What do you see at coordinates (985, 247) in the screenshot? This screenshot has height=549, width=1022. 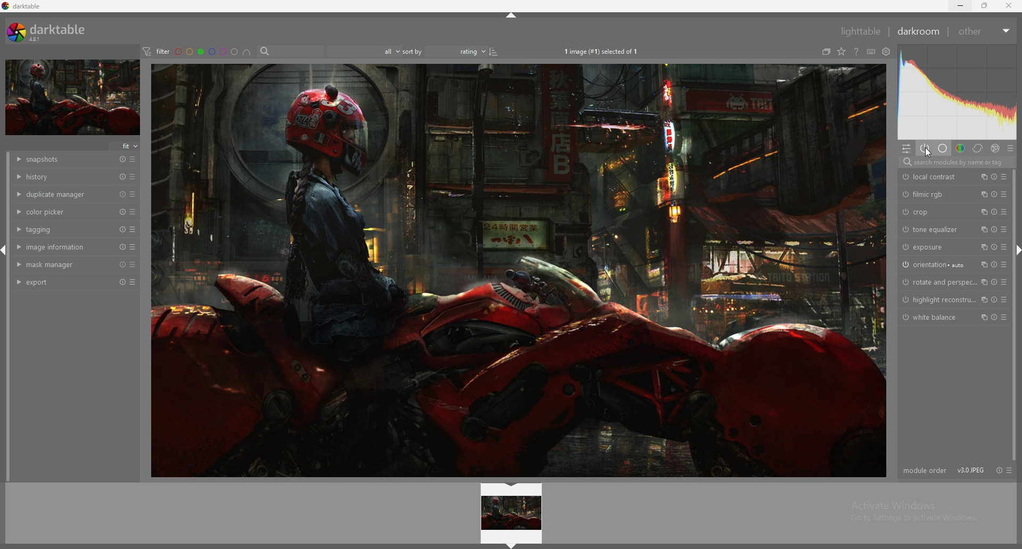 I see `multiple instances action` at bounding box center [985, 247].